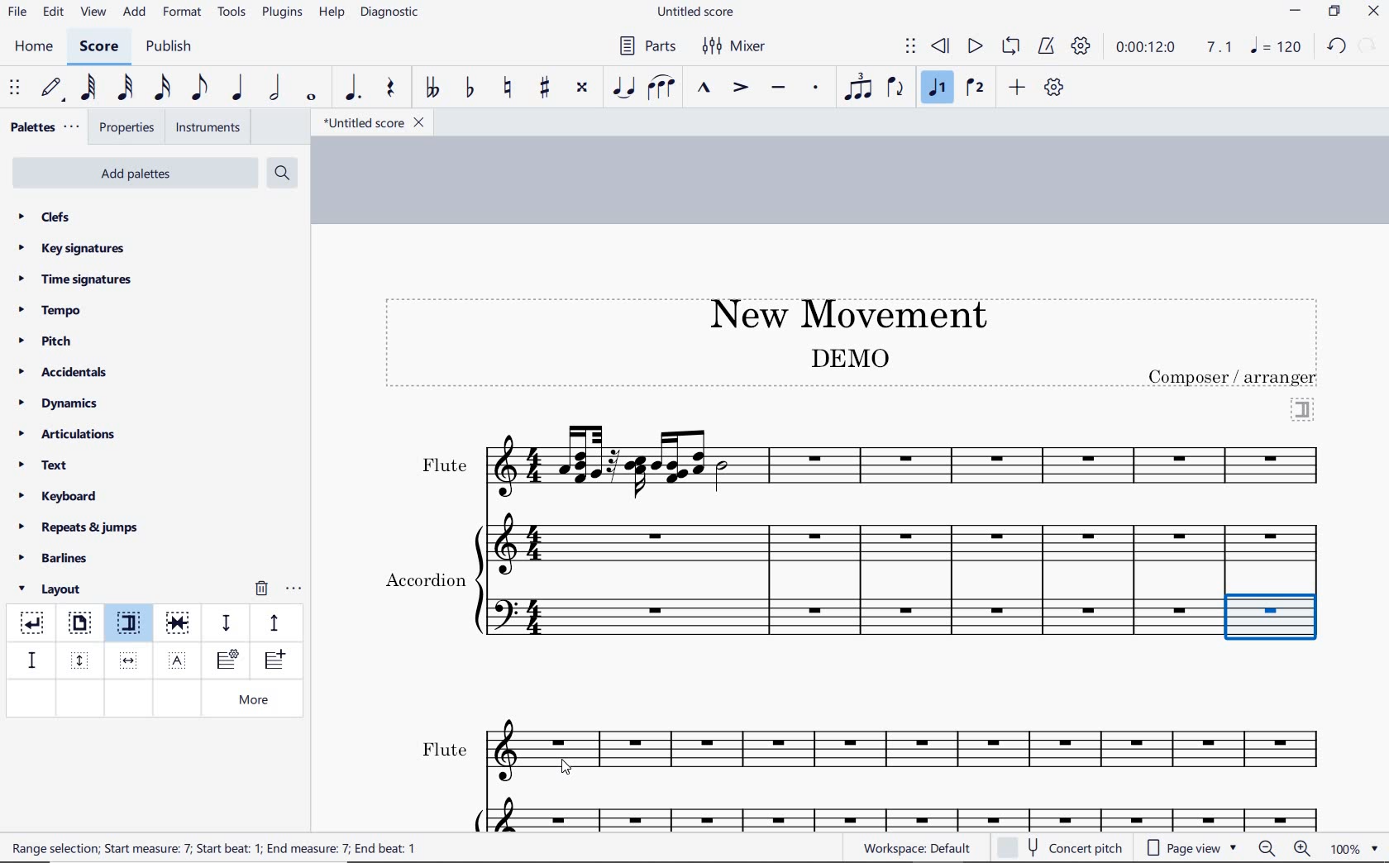 This screenshot has height=863, width=1389. I want to click on toggle natural, so click(509, 88).